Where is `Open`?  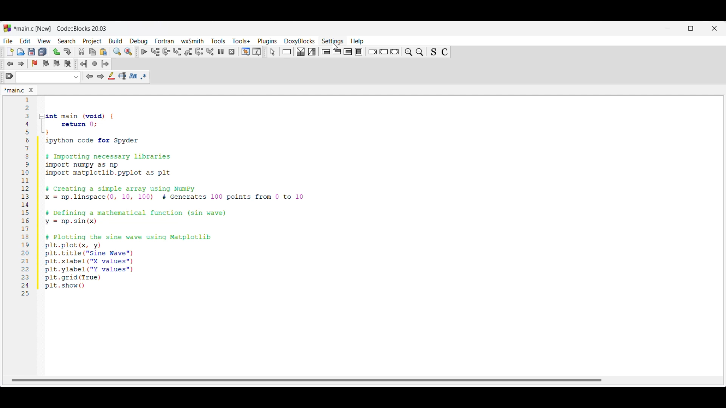
Open is located at coordinates (21, 52).